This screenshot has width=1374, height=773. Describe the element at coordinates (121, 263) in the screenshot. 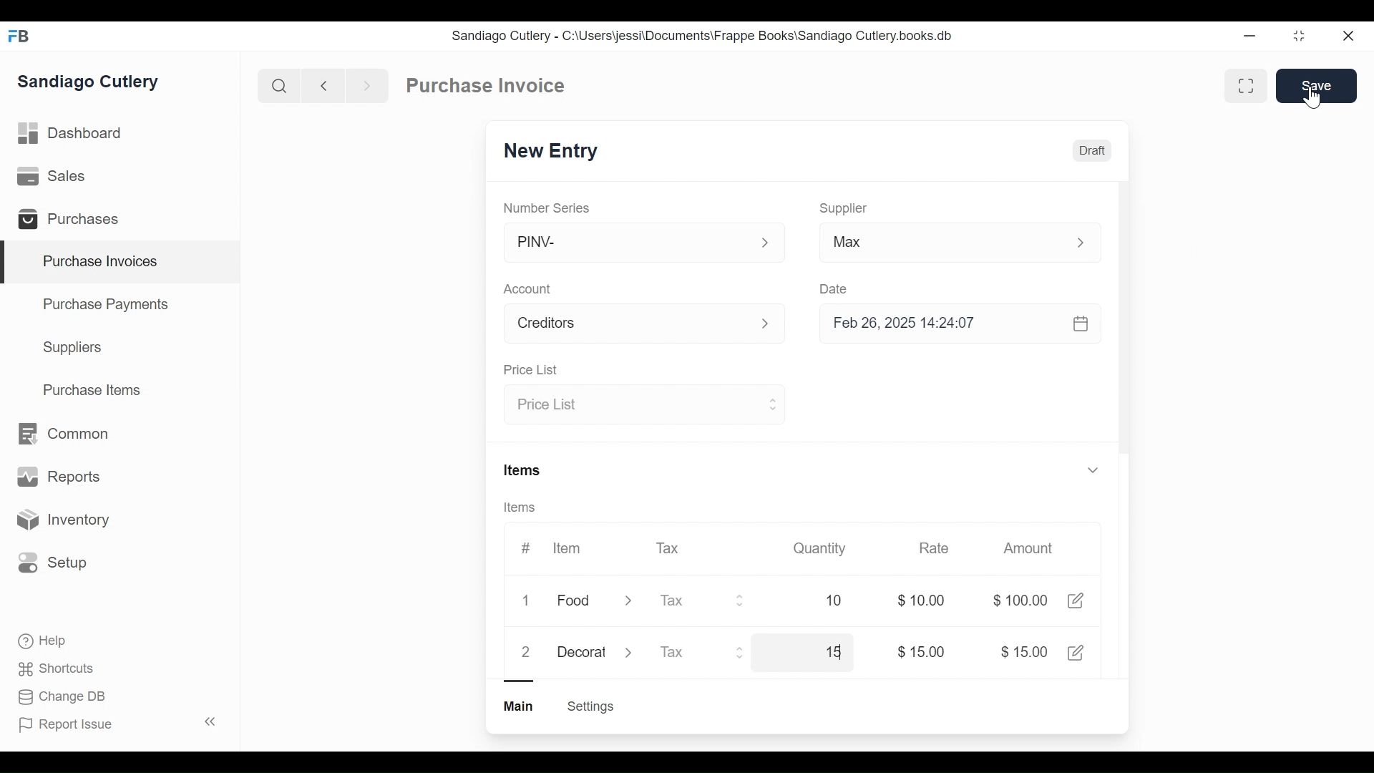

I see `Purchase Invoices` at that location.